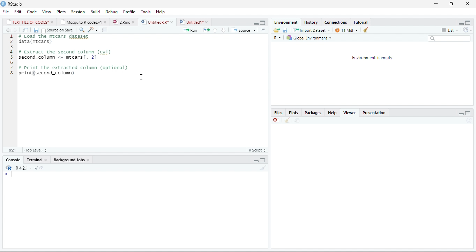 Image resolution: width=476 pixels, height=252 pixels. I want to click on close, so click(106, 22).